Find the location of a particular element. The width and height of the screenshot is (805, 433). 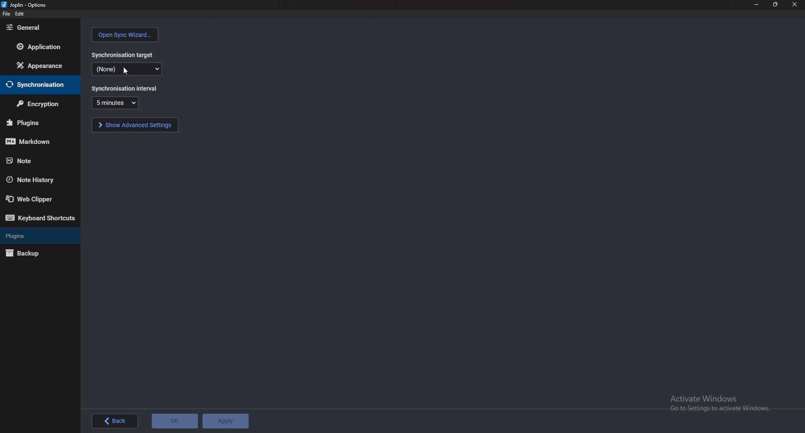

Synchronization is located at coordinates (42, 84).